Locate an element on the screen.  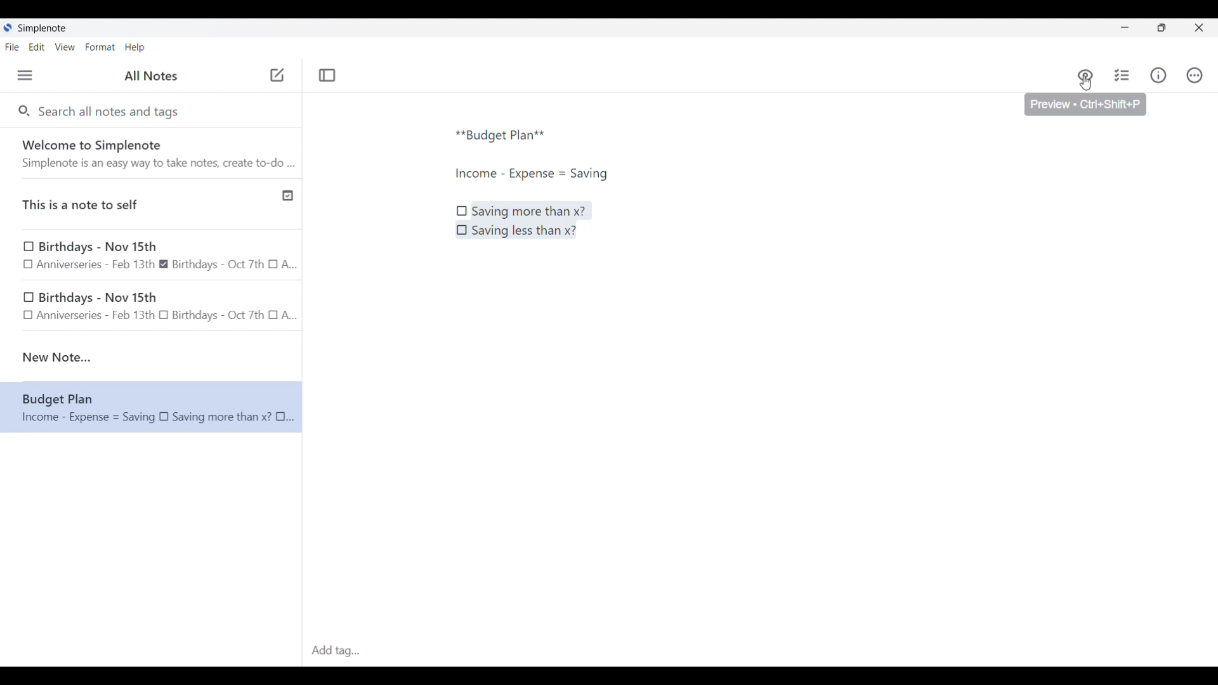
File menu is located at coordinates (12, 46).